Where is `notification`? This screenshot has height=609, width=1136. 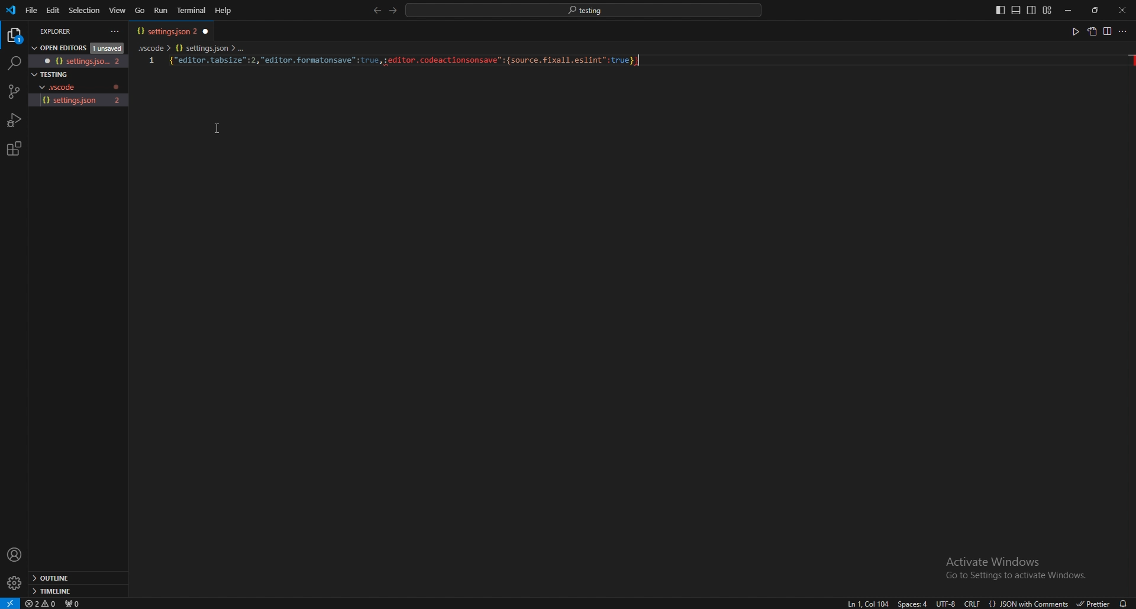 notification is located at coordinates (1122, 603).